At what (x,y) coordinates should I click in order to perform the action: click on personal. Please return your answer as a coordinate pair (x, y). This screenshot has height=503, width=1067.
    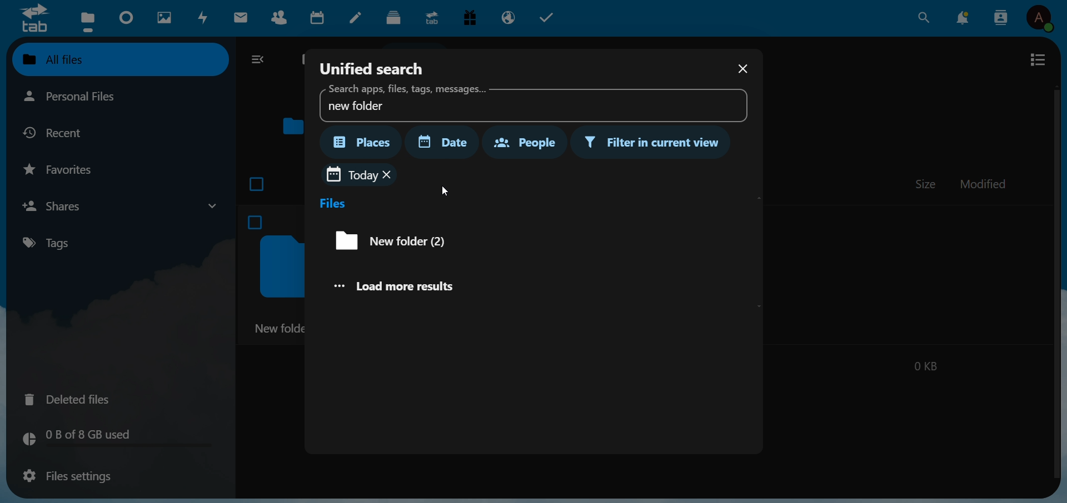
    Looking at the image, I should click on (94, 97).